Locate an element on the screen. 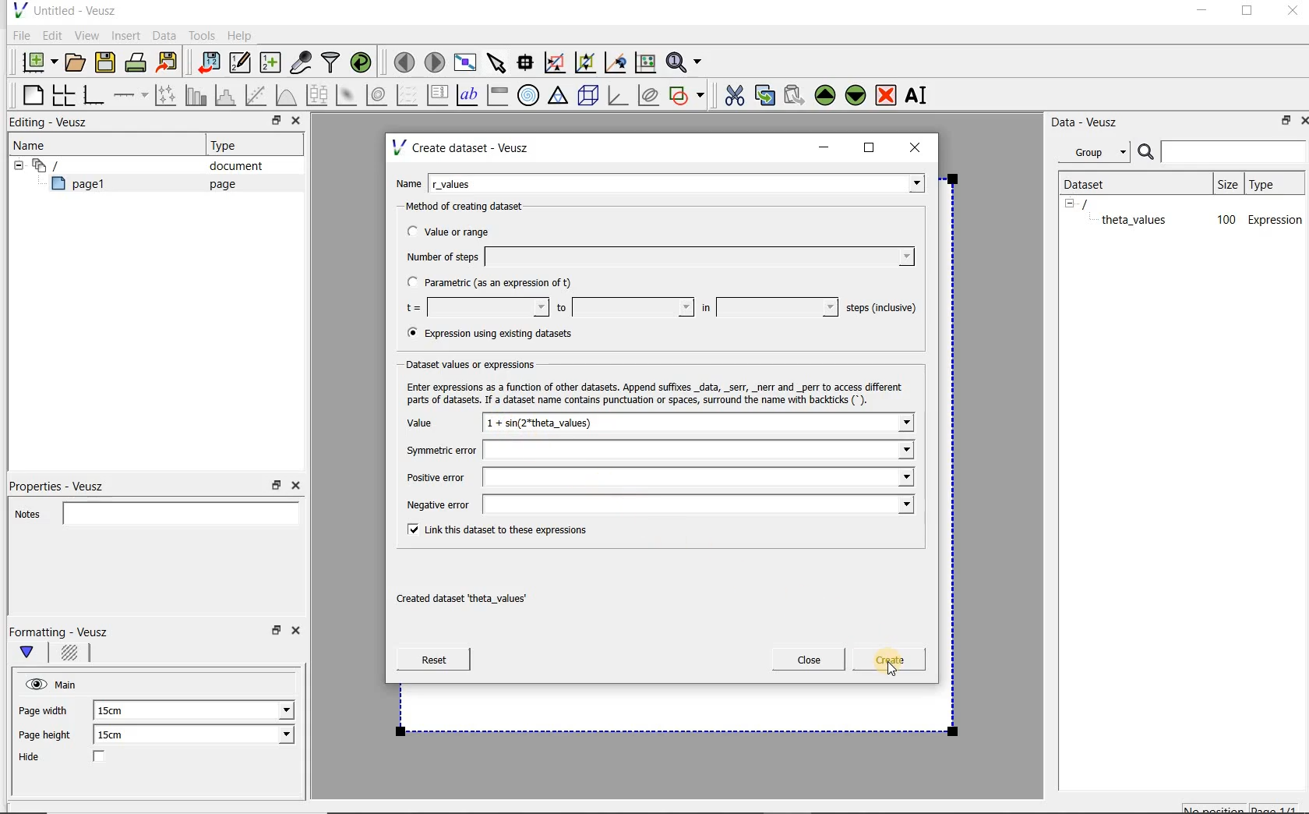  View is located at coordinates (86, 34).